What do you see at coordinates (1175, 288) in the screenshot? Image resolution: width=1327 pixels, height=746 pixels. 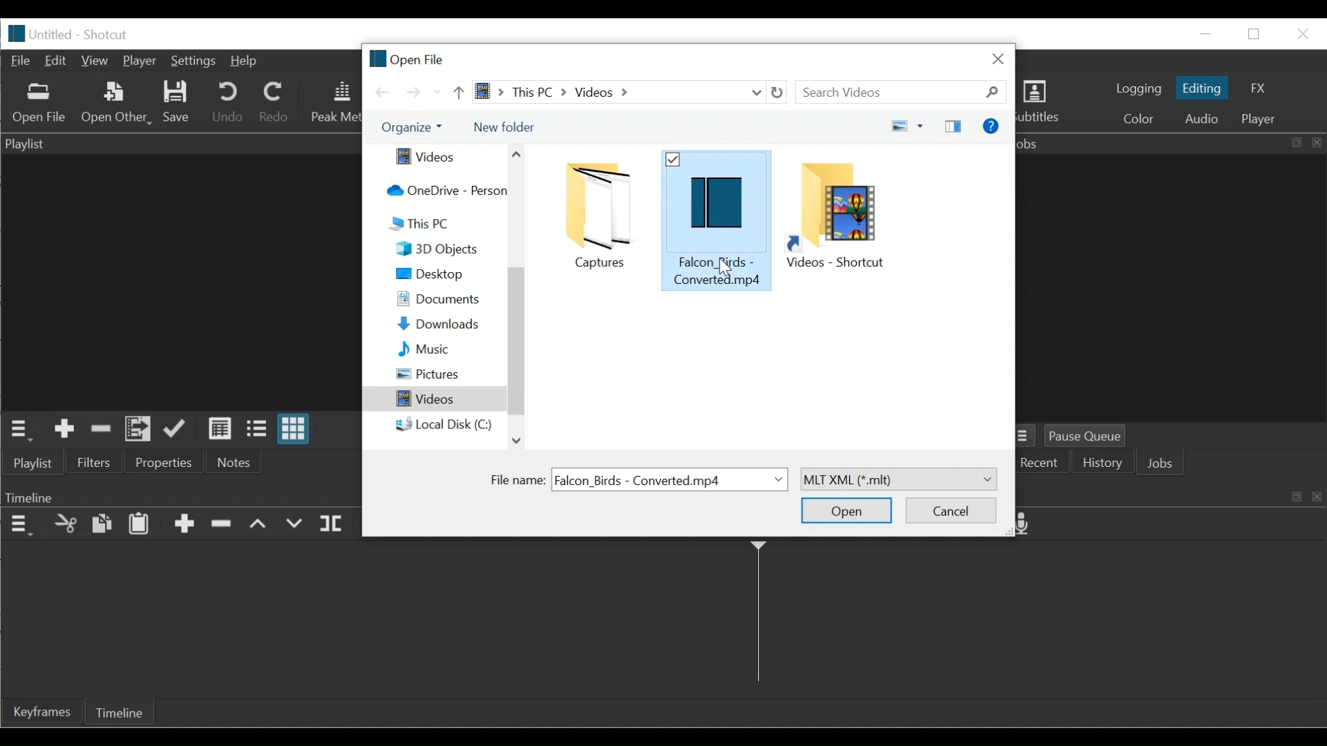 I see `Jobs Panel` at bounding box center [1175, 288].